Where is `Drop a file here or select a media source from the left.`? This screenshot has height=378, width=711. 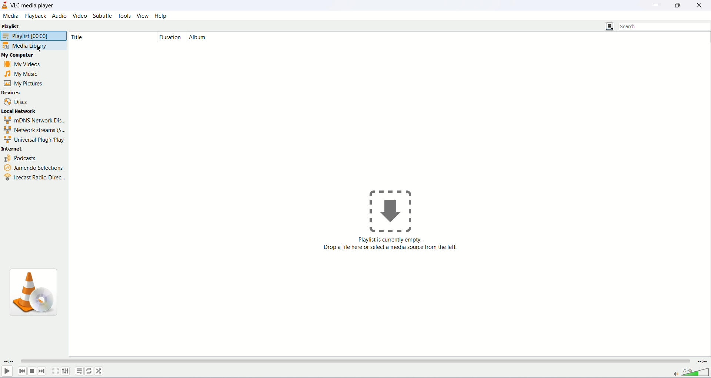 Drop a file here or select a media source from the left. is located at coordinates (391, 249).